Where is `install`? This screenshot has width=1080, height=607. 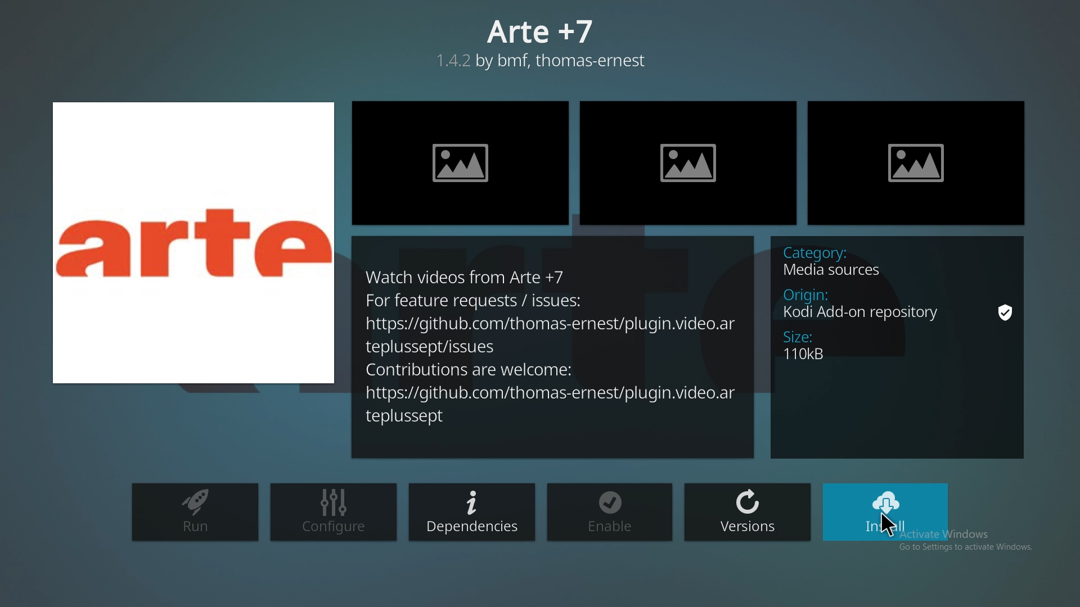 install is located at coordinates (886, 512).